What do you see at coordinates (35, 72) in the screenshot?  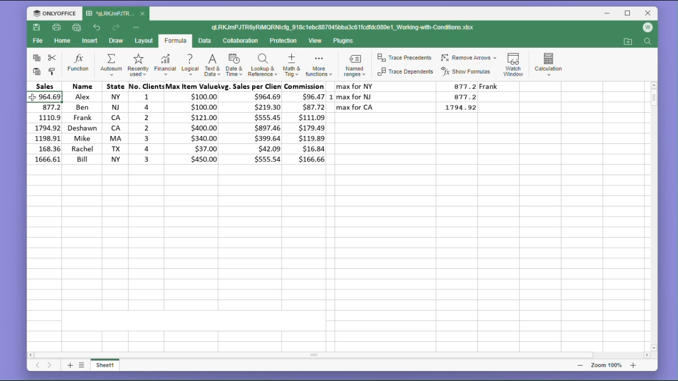 I see `paste` at bounding box center [35, 72].